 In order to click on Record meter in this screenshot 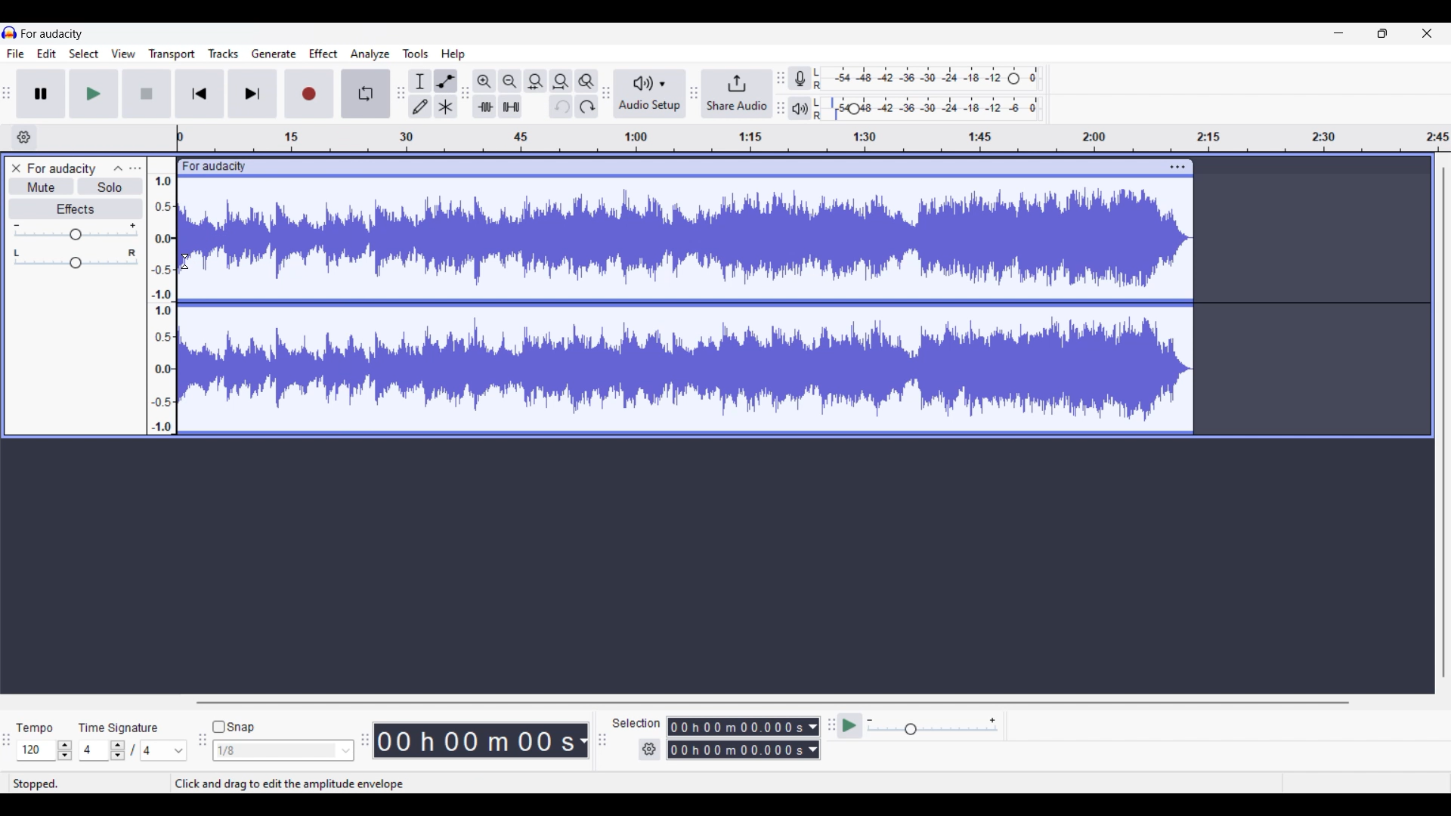, I will do `click(798, 78)`.